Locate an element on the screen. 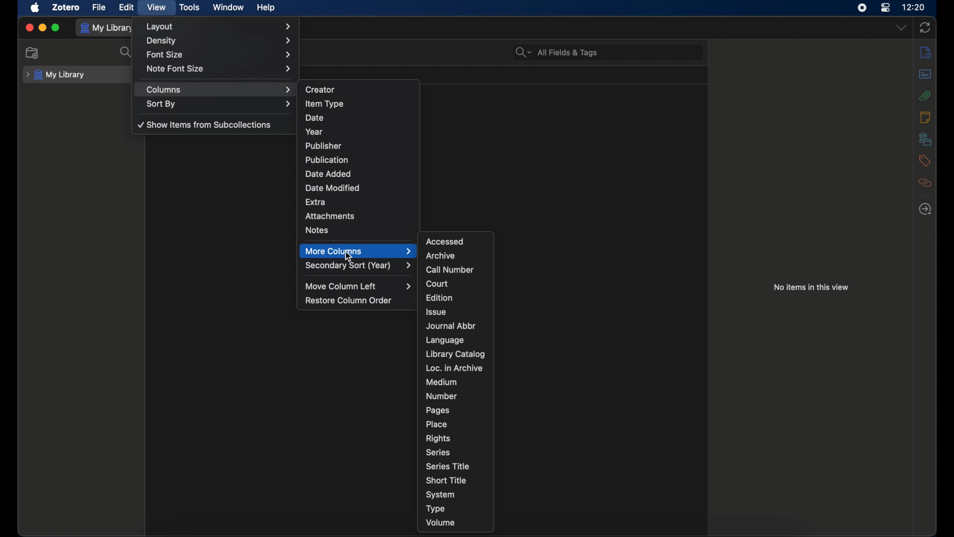  type is located at coordinates (436, 509).